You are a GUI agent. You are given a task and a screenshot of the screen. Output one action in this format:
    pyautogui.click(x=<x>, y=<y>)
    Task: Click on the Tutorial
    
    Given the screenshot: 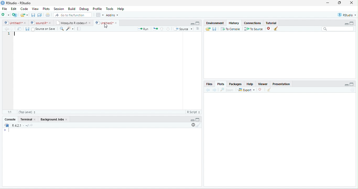 What is the action you would take?
    pyautogui.click(x=271, y=23)
    